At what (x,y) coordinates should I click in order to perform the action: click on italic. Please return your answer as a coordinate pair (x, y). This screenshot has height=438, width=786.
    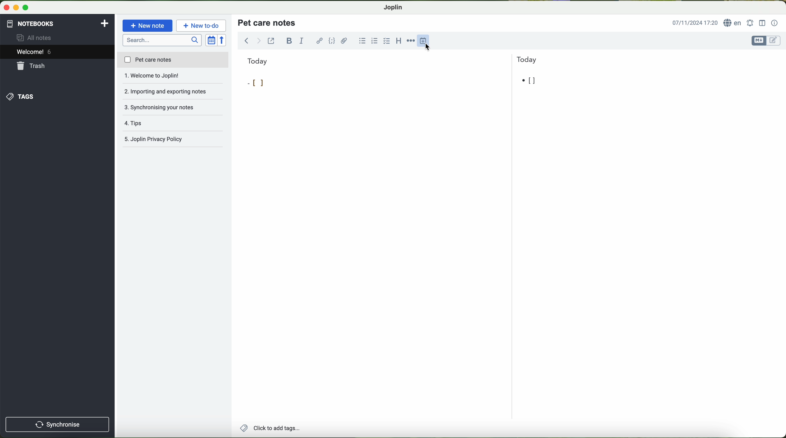
    Looking at the image, I should click on (301, 41).